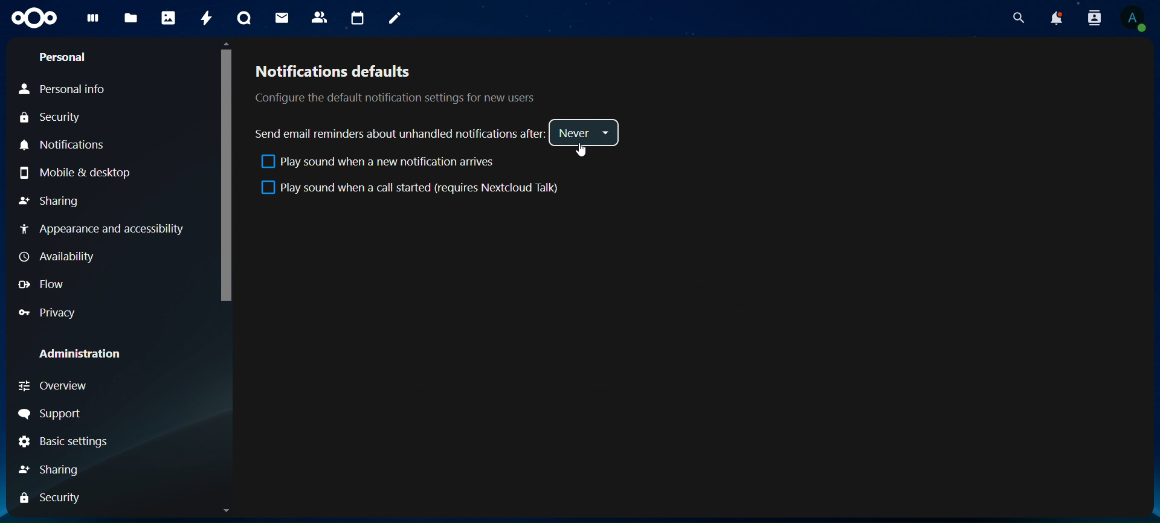  I want to click on Privacy, so click(46, 313).